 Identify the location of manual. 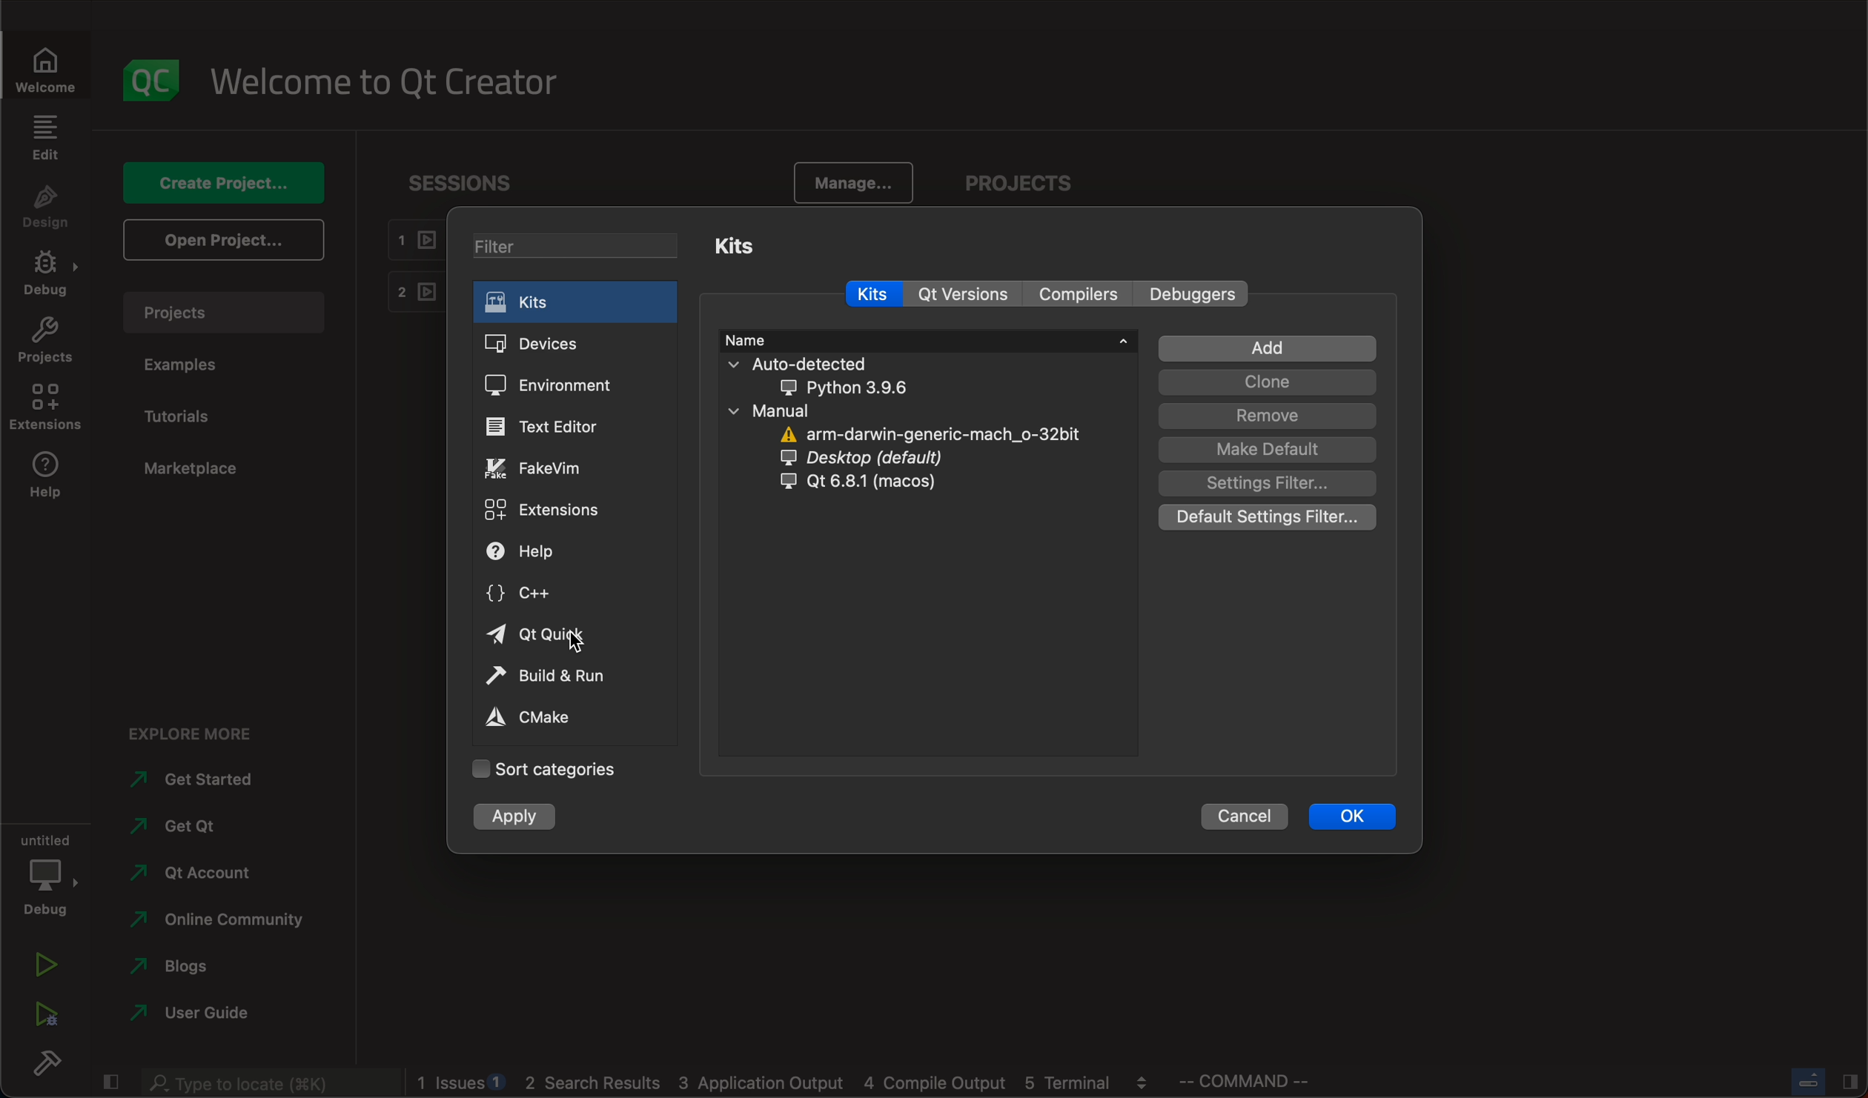
(901, 450).